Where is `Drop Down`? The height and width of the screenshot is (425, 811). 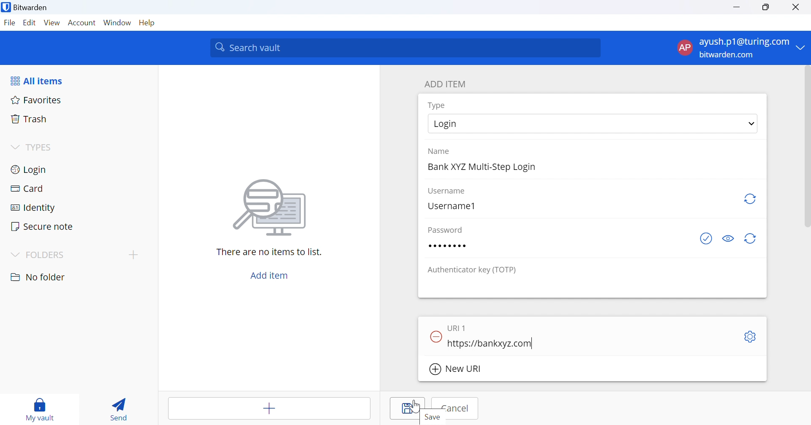 Drop Down is located at coordinates (803, 48).